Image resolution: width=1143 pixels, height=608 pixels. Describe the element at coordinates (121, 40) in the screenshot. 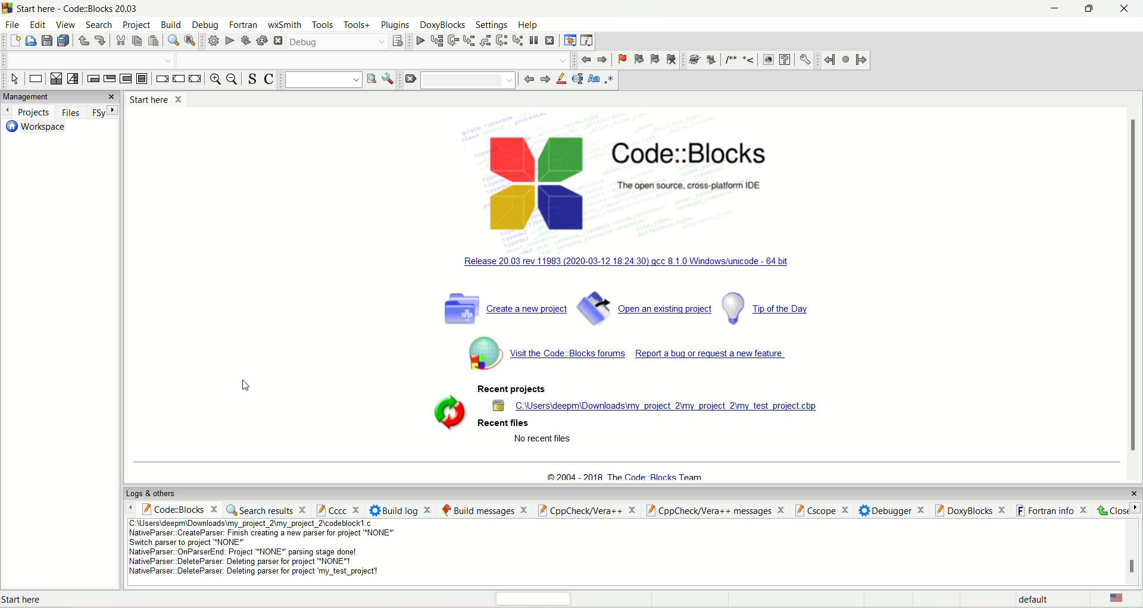

I see `cut` at that location.